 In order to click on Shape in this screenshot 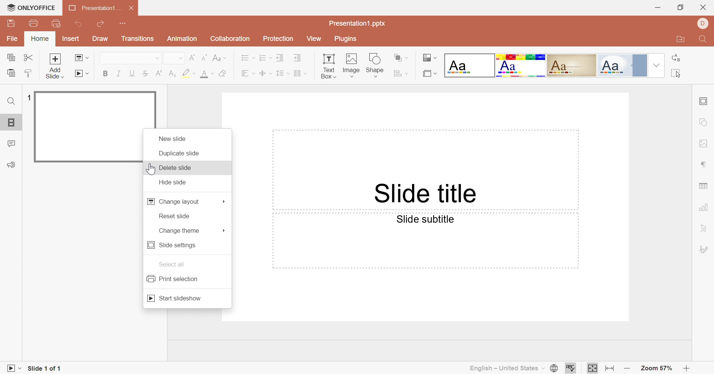, I will do `click(374, 65)`.